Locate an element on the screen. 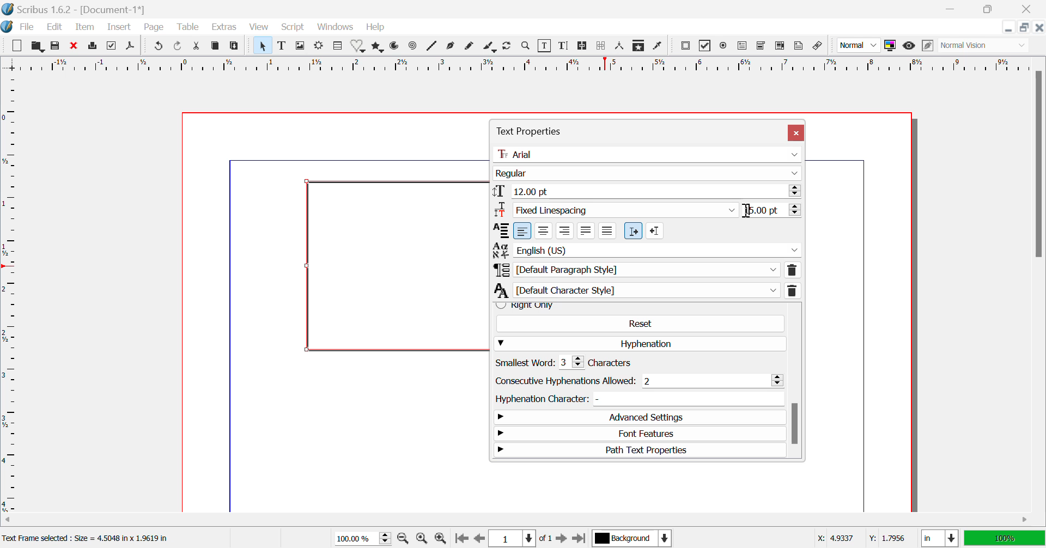 This screenshot has height=548, width=1046. Close is located at coordinates (1039, 28).